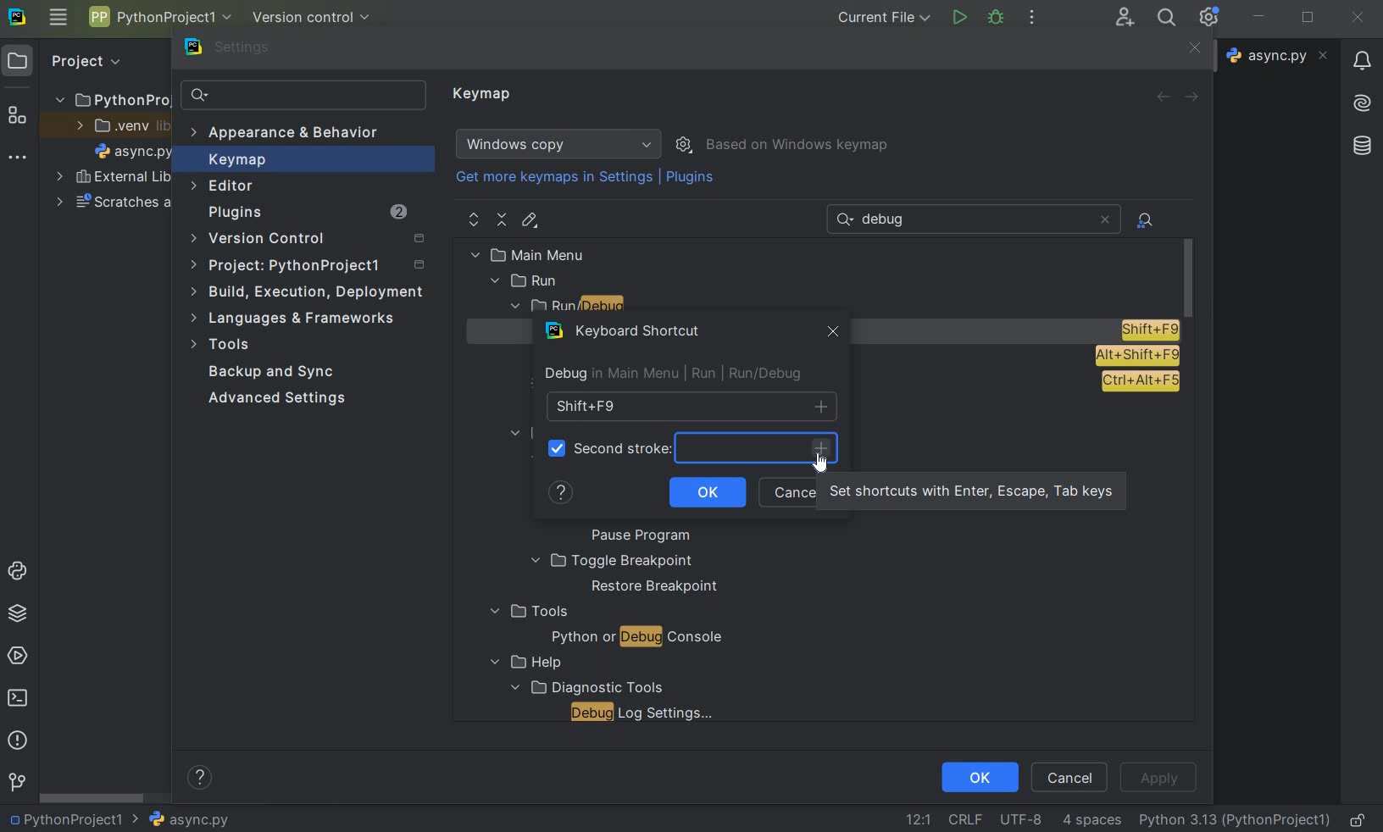 The height and width of the screenshot is (832, 1383). Describe the element at coordinates (798, 146) in the screenshot. I see `based on windows keymap` at that location.